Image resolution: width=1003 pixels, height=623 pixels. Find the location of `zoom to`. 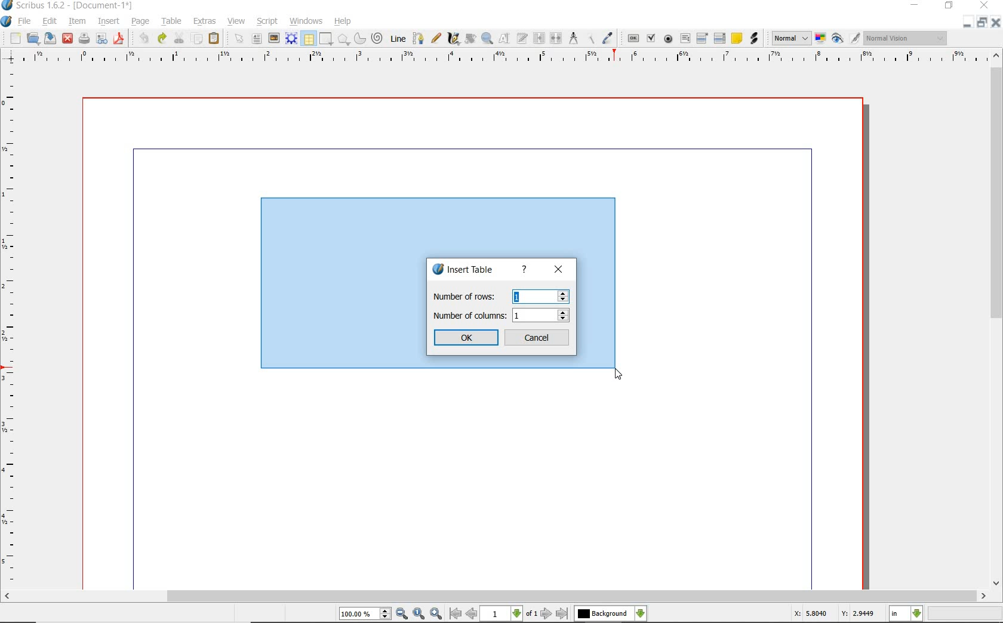

zoom to is located at coordinates (419, 614).